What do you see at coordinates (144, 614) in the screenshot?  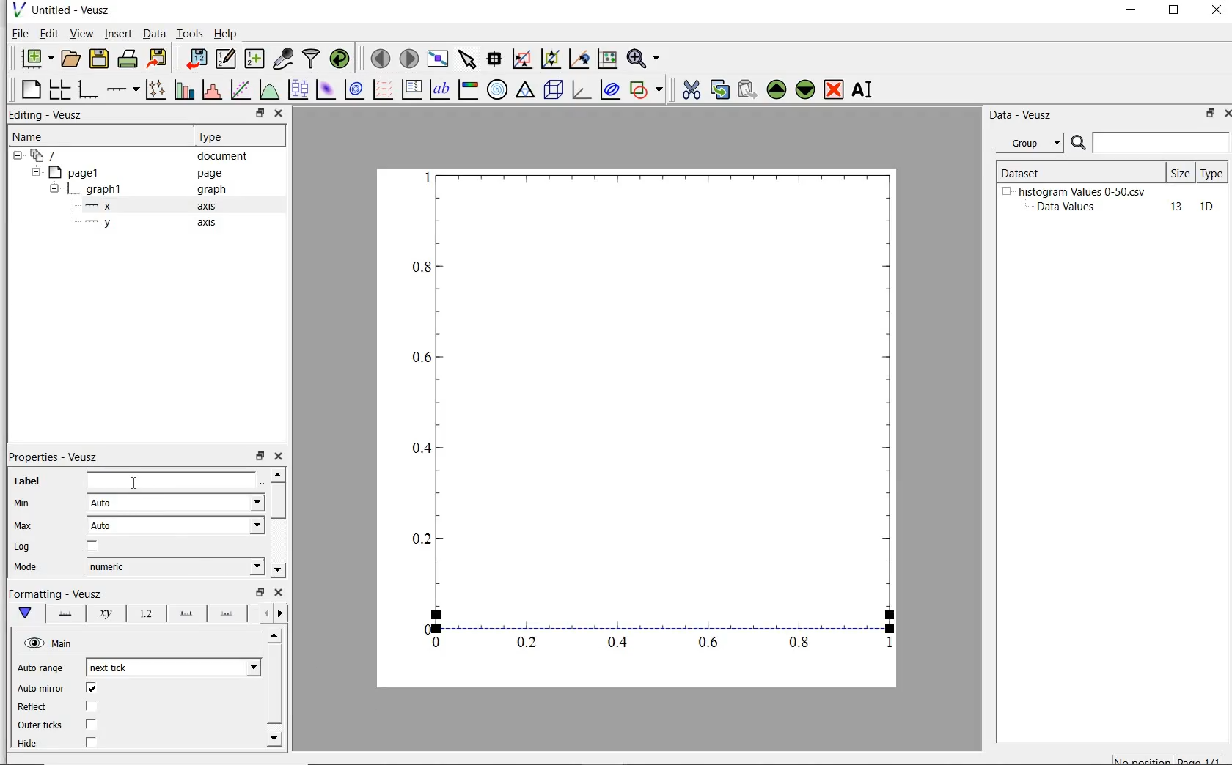 I see `tick label` at bounding box center [144, 614].